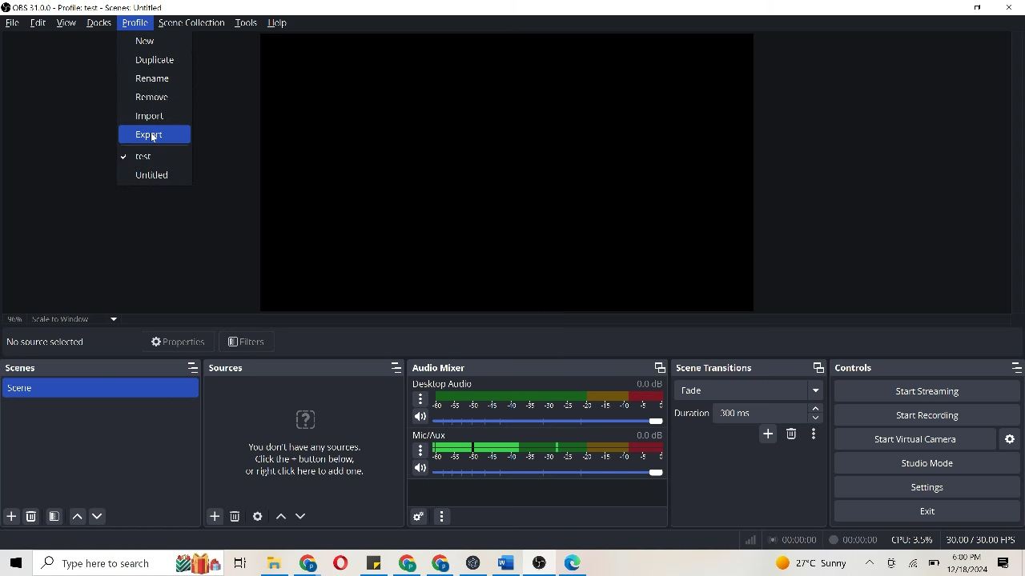  I want to click on maximize, so click(190, 367).